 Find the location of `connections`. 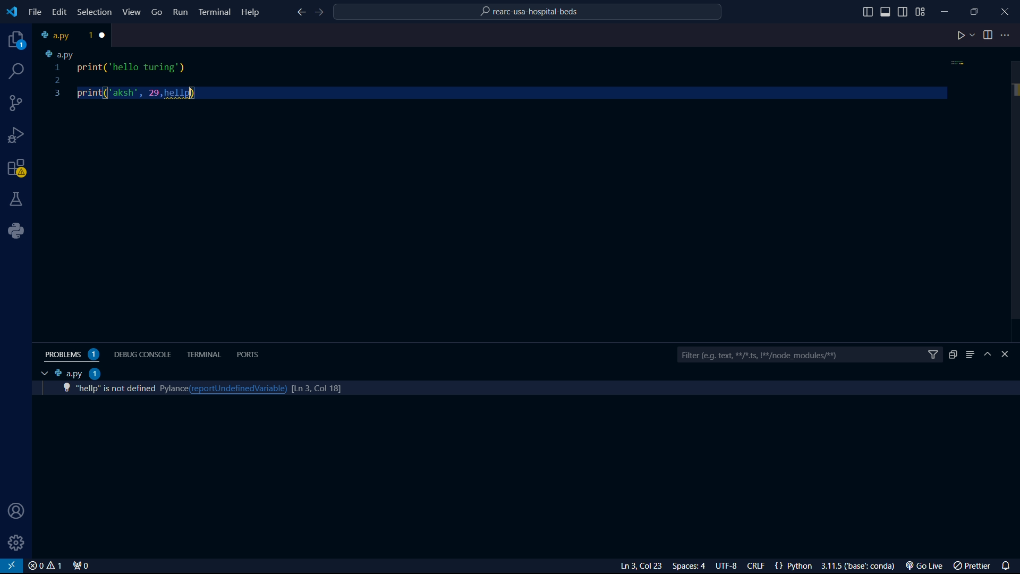

connections is located at coordinates (16, 103).